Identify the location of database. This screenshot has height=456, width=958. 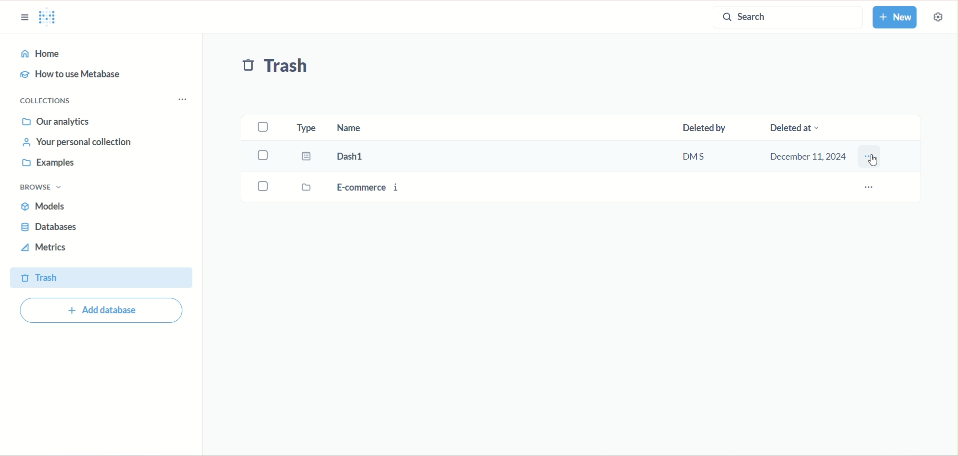
(49, 227).